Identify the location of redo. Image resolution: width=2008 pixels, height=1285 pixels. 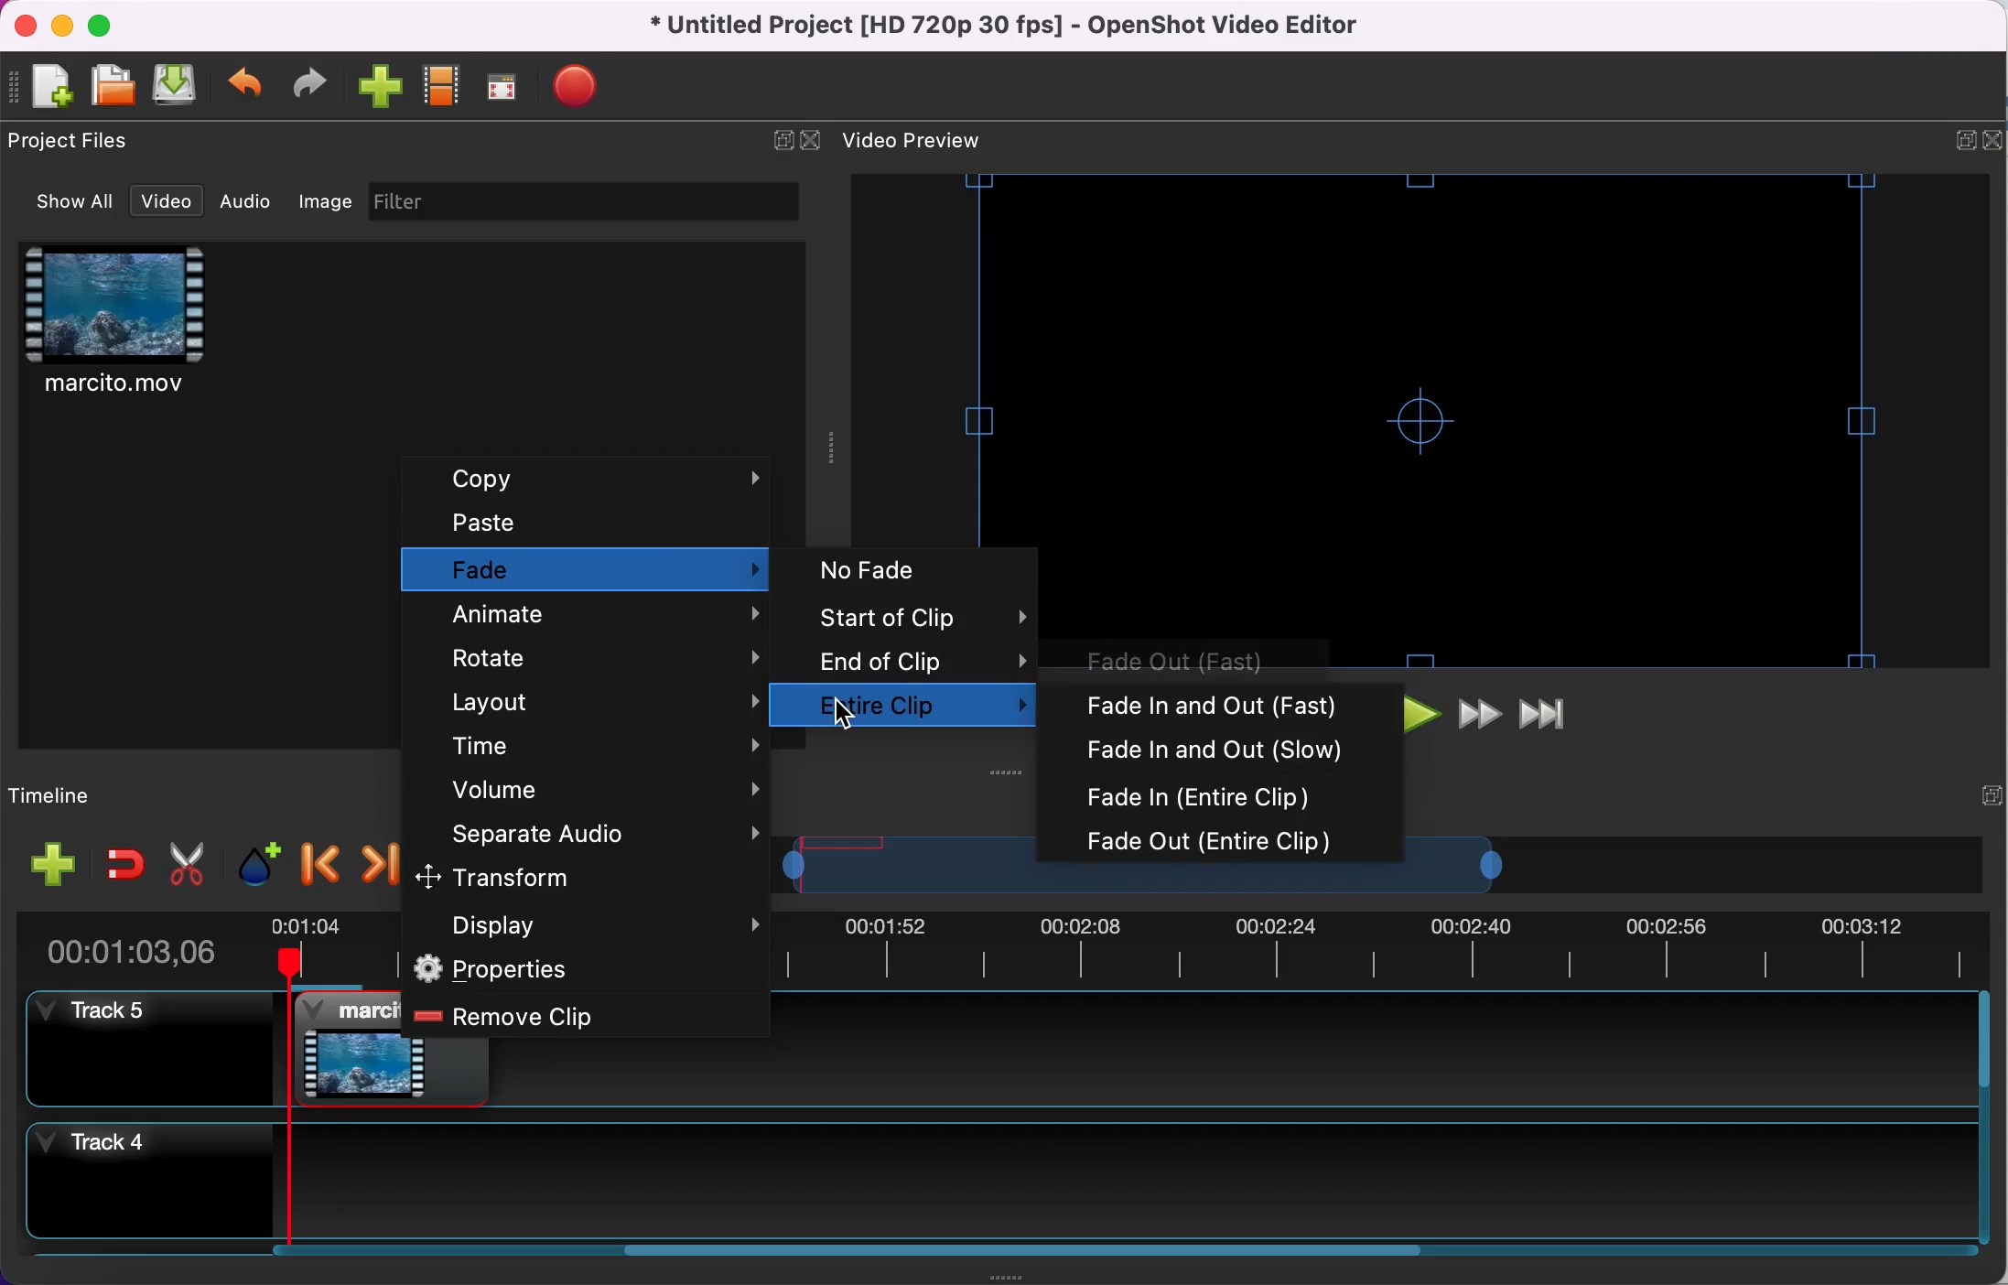
(308, 84).